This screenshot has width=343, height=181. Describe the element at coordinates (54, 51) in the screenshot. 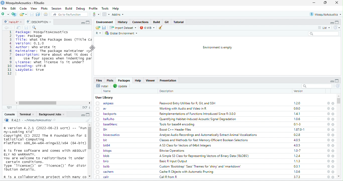

I see `Package: MosquitoAcoustics Type: PackageTitle: what the Package Does (Title Caversion: 0.1.0Author: who wrote it oMaintainer: The package maintainer <yDescription: More about what it doesUse four spaces when indenting parLicense: what license is it under?Encoding: UTF-8Lazypata: true` at that location.